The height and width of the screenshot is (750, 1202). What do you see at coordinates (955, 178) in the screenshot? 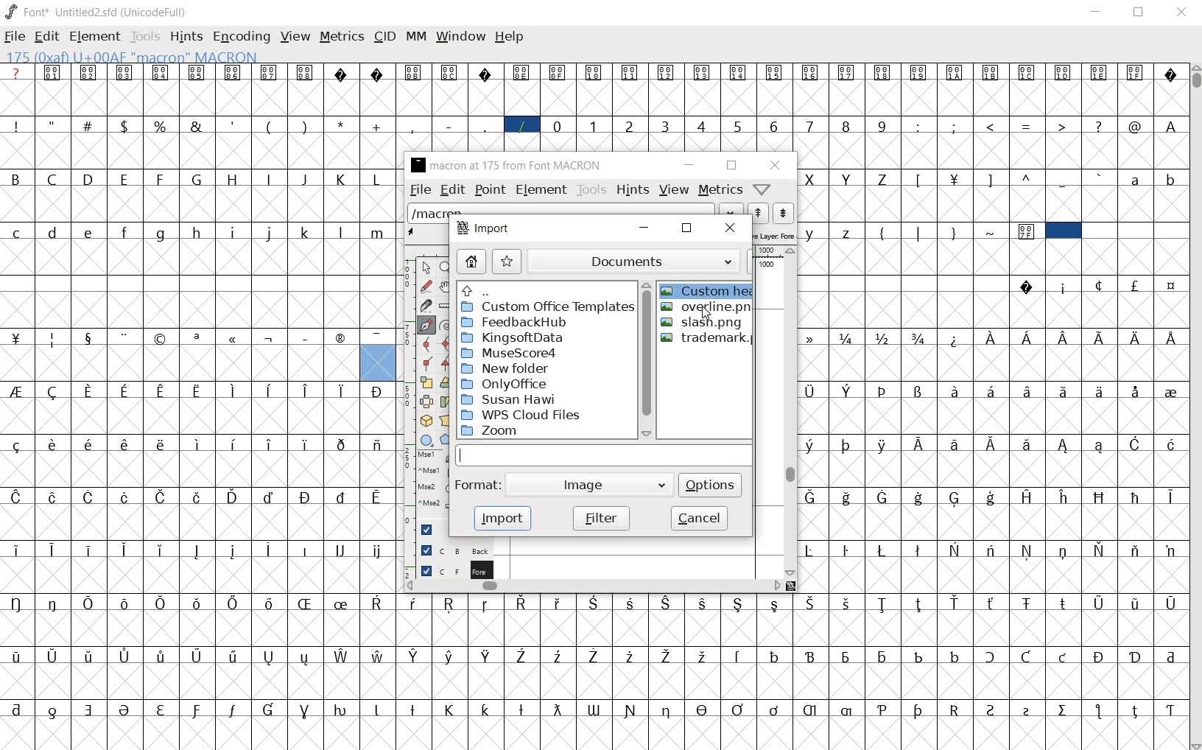
I see `Symbol` at bounding box center [955, 178].